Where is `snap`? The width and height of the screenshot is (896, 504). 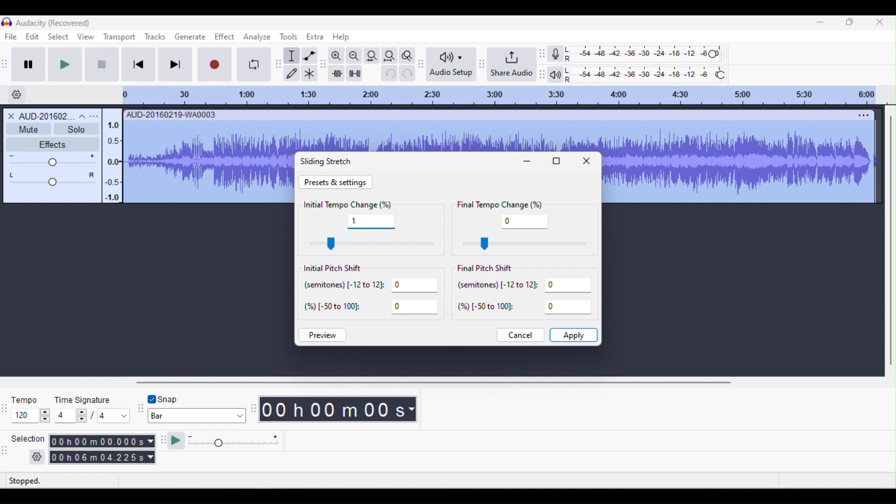 snap is located at coordinates (180, 398).